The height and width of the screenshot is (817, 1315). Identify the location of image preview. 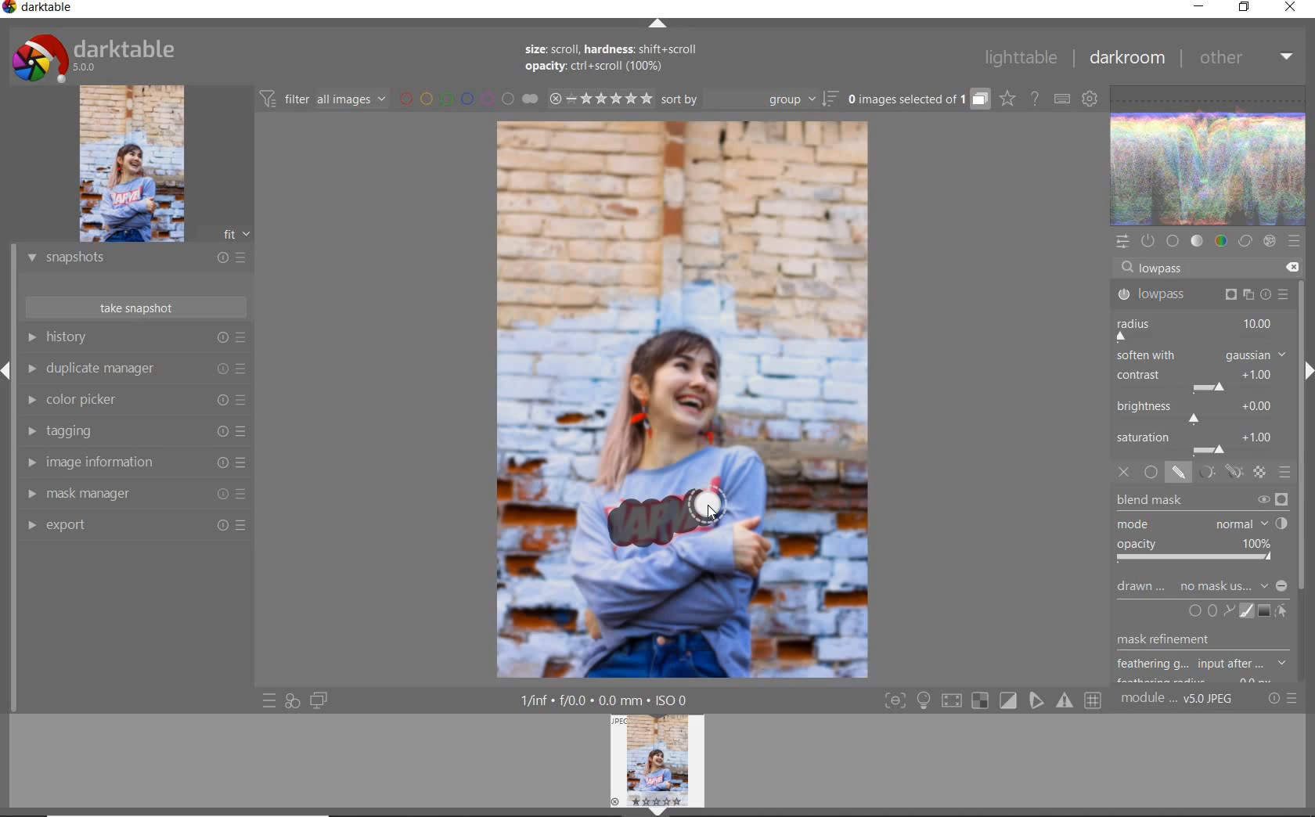
(153, 163).